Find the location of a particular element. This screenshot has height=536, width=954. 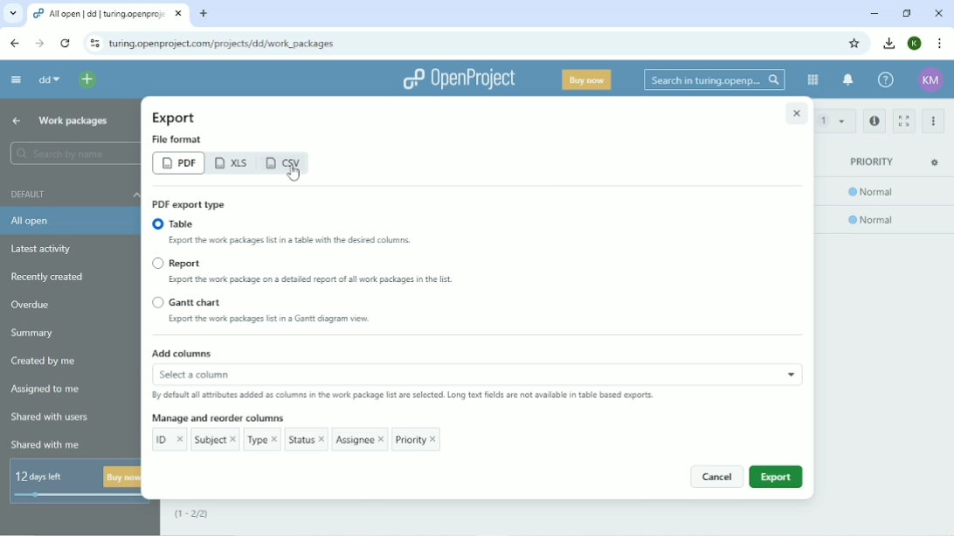

Open quick add menu is located at coordinates (87, 79).